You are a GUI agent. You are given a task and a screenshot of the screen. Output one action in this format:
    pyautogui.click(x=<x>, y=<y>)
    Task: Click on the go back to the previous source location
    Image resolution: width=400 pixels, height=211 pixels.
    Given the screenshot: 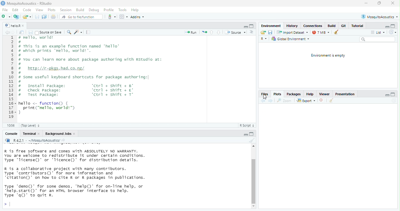 What is the action you would take?
    pyautogui.click(x=7, y=33)
    